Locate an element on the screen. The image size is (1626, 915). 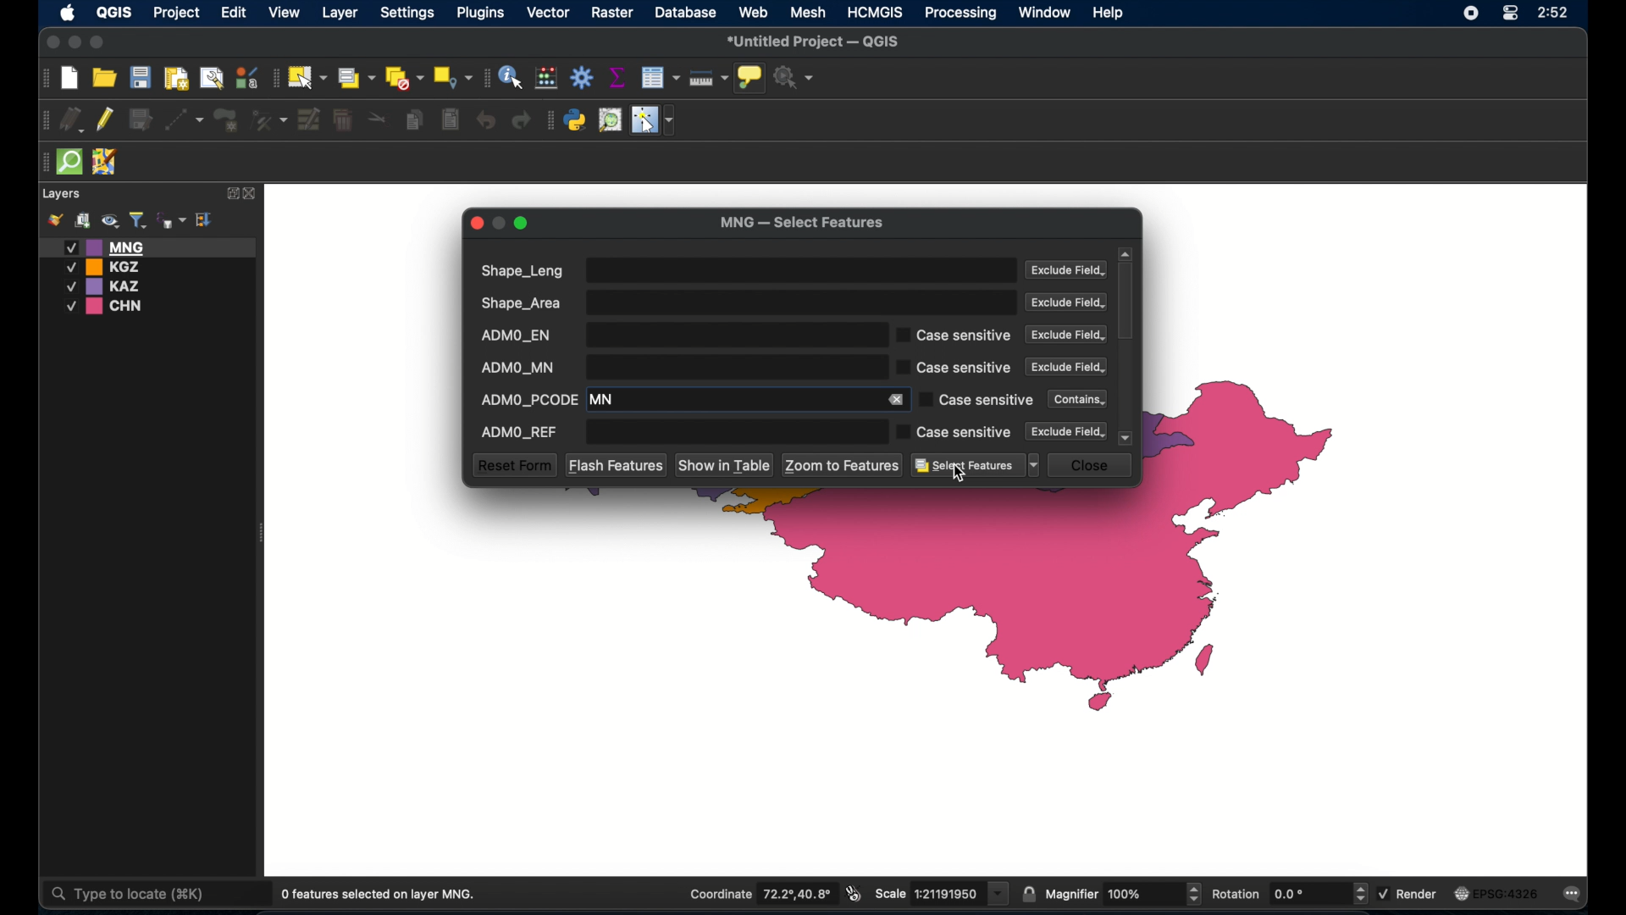
apple icon is located at coordinates (66, 14).